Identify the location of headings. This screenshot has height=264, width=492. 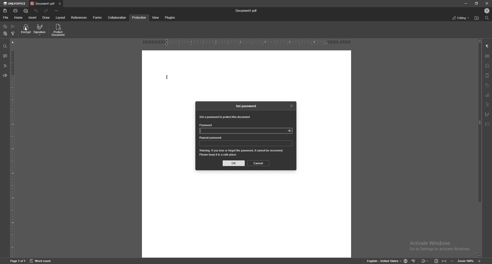
(5, 66).